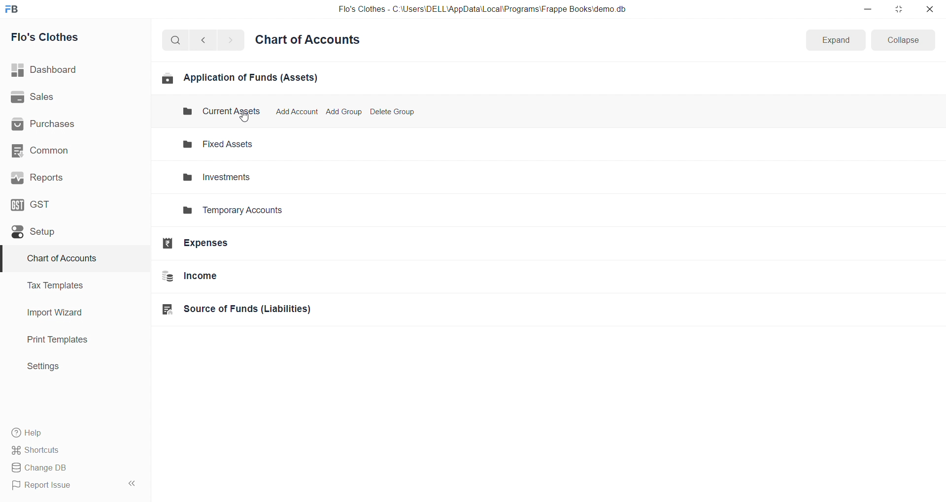  I want to click on navigate backward, so click(207, 39).